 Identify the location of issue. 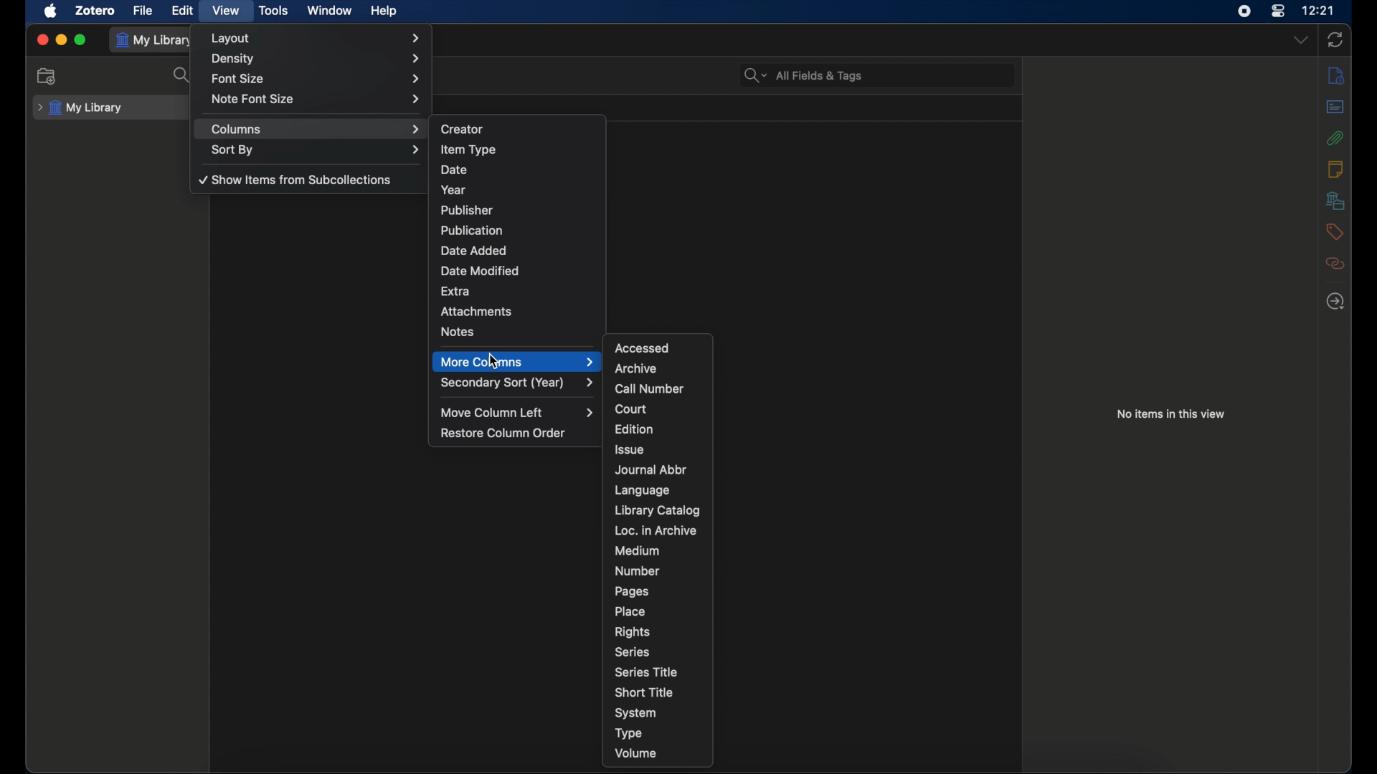
(630, 449).